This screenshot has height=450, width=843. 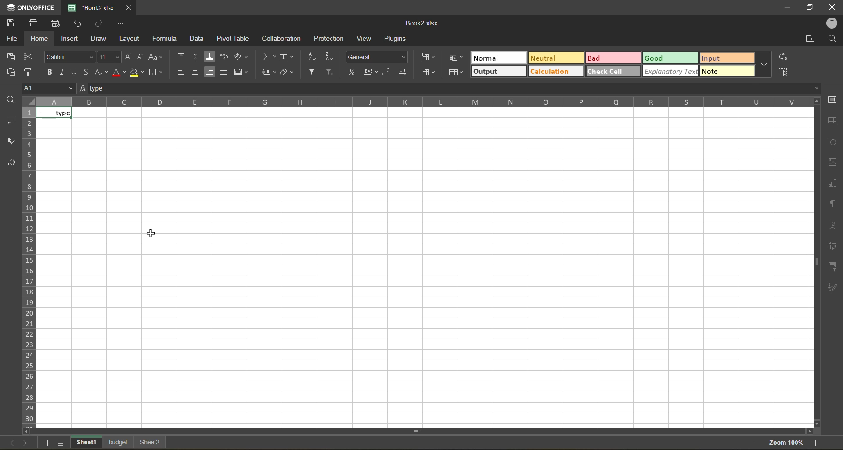 I want to click on cell address, so click(x=50, y=88).